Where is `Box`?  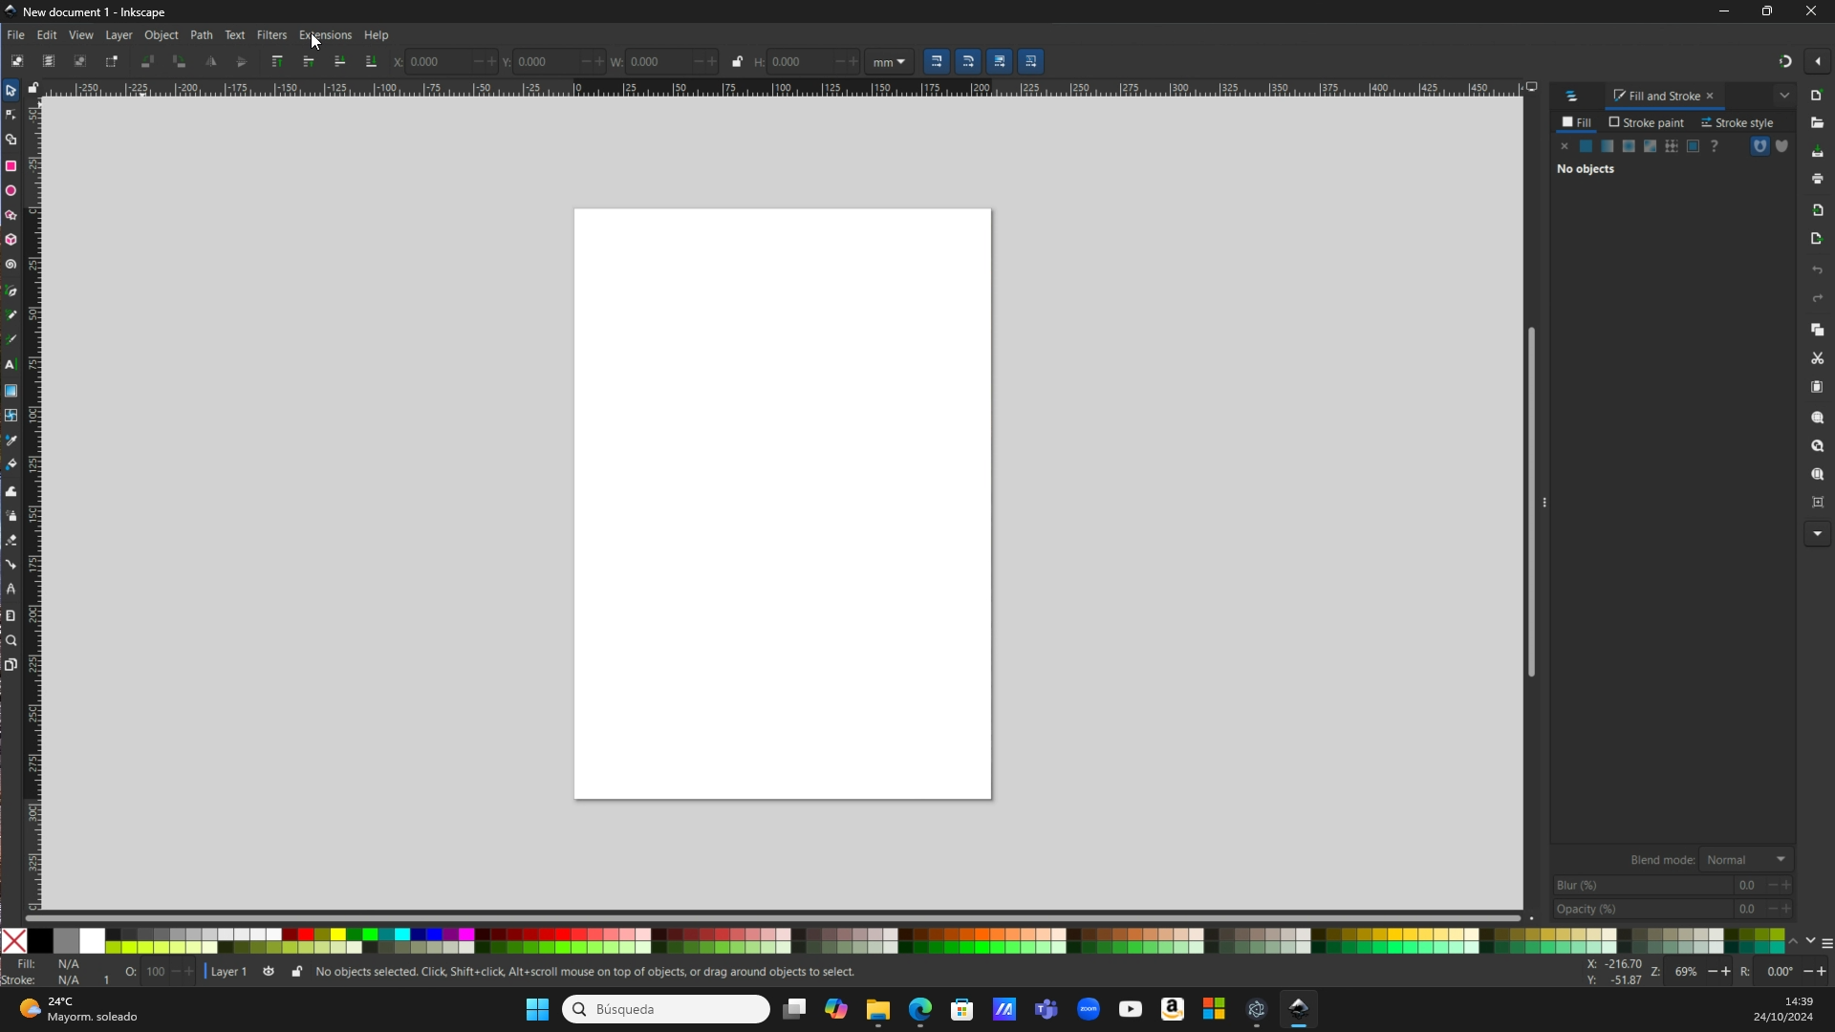
Box is located at coordinates (1771, 11).